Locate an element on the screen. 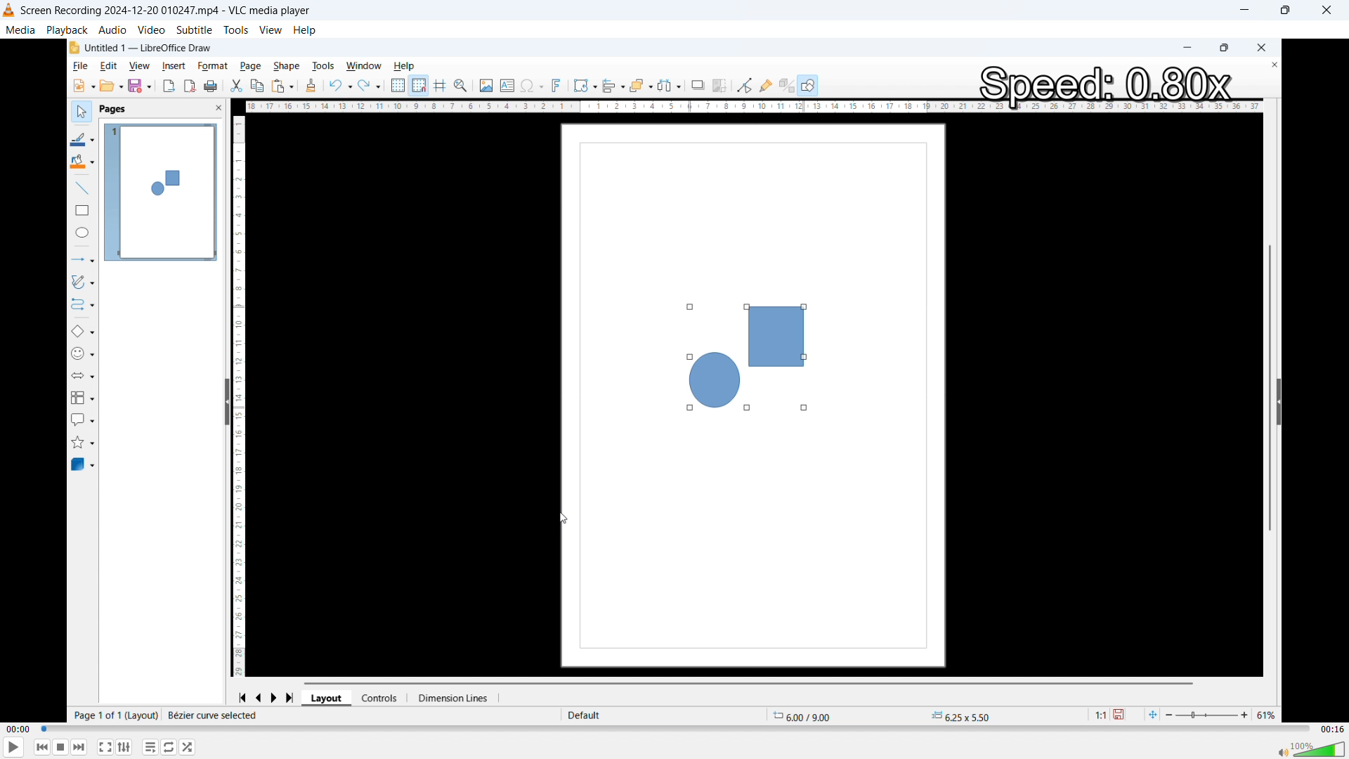 The image size is (1349, 759). time bar  is located at coordinates (675, 729).